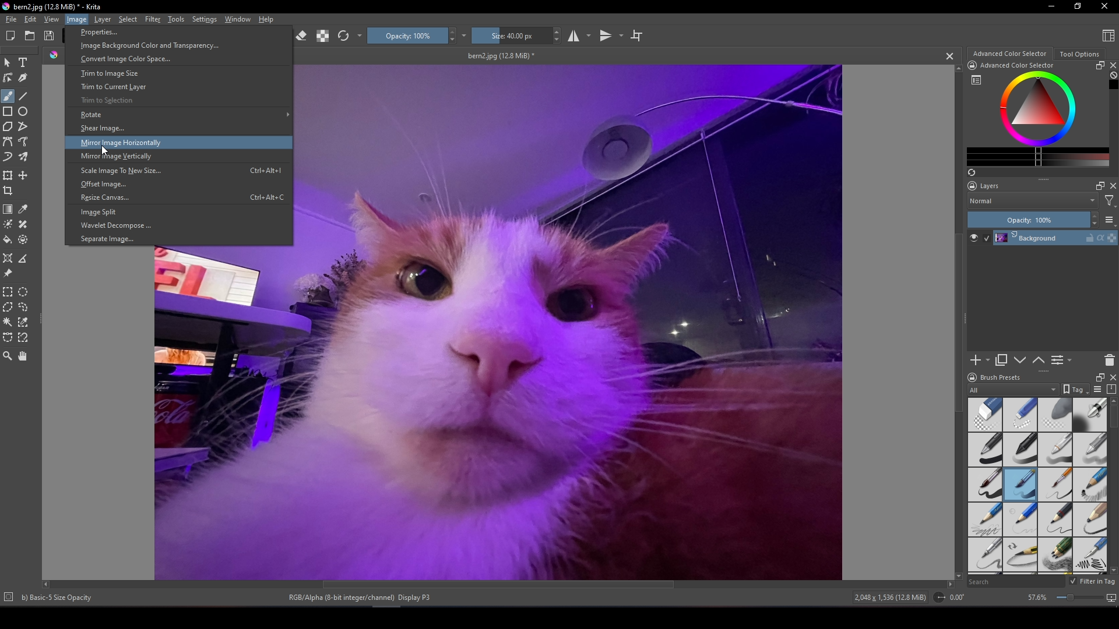 The height and width of the screenshot is (629, 1119). Describe the element at coordinates (959, 321) in the screenshot. I see `Vertical scroll` at that location.